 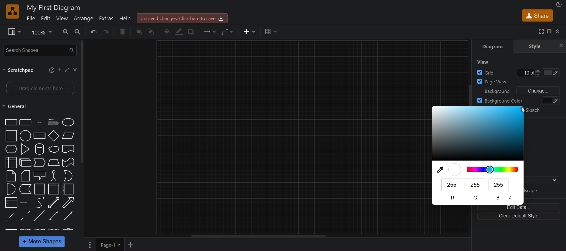 I want to click on file, so click(x=31, y=19).